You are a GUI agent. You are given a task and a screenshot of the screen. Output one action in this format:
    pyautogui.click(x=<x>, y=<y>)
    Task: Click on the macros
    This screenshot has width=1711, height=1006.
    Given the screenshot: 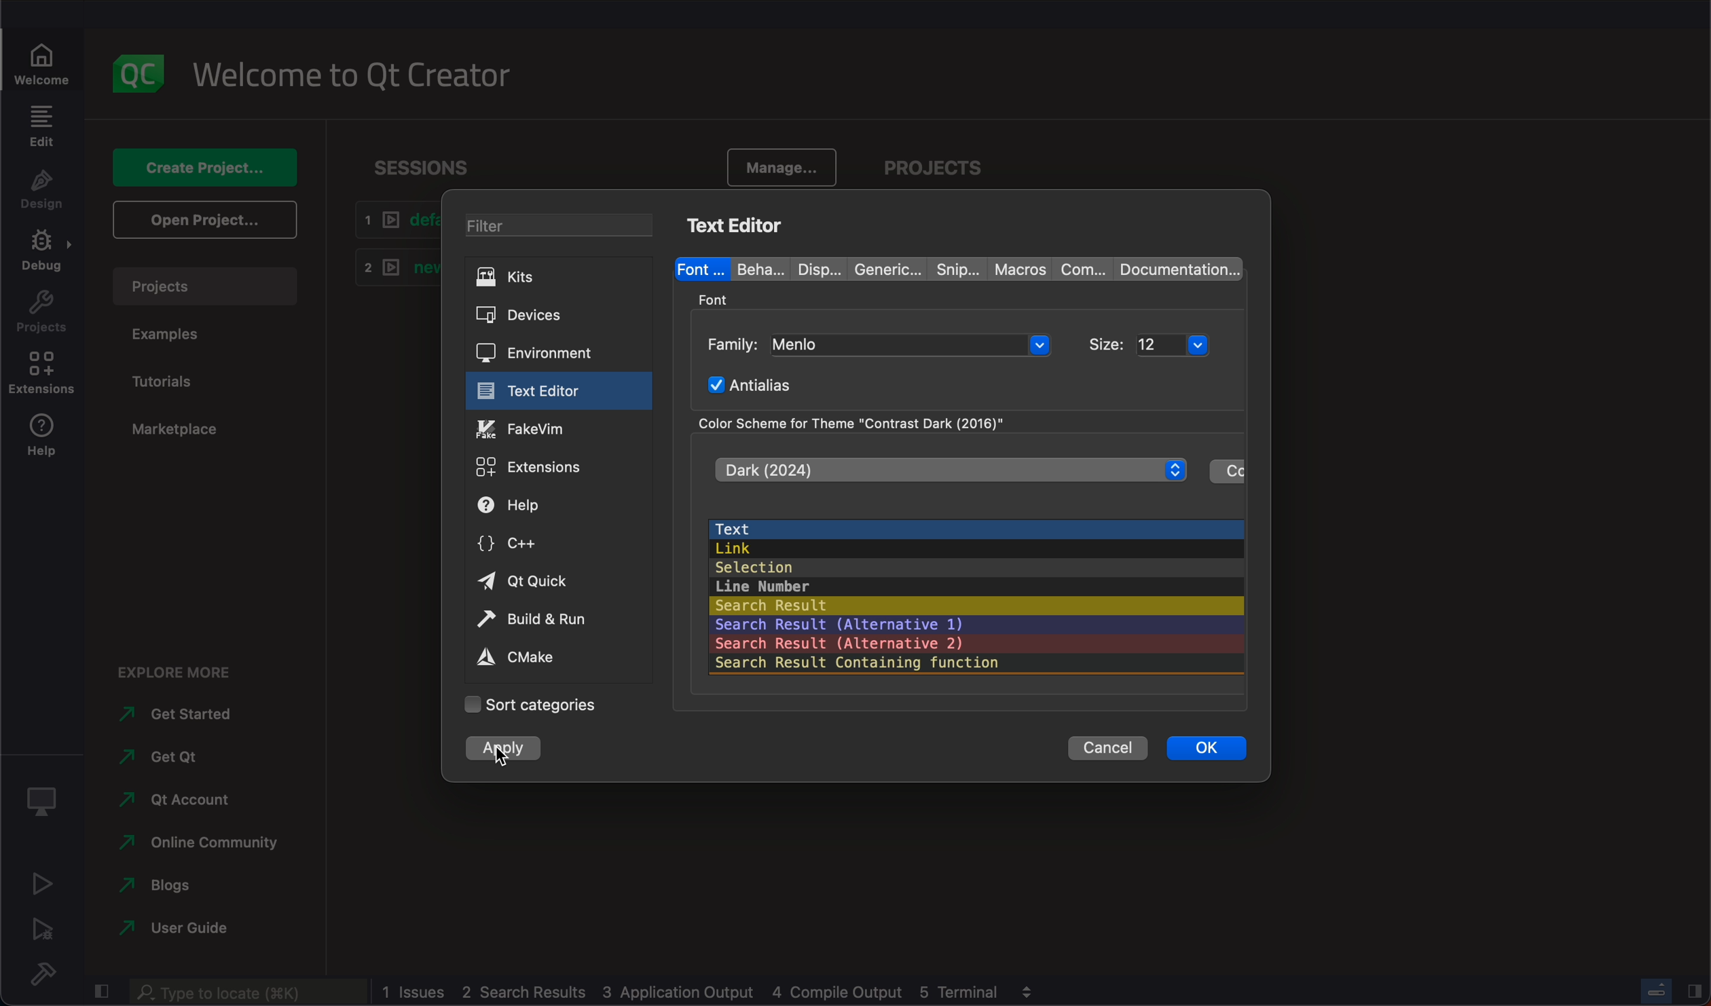 What is the action you would take?
    pyautogui.click(x=1015, y=267)
    